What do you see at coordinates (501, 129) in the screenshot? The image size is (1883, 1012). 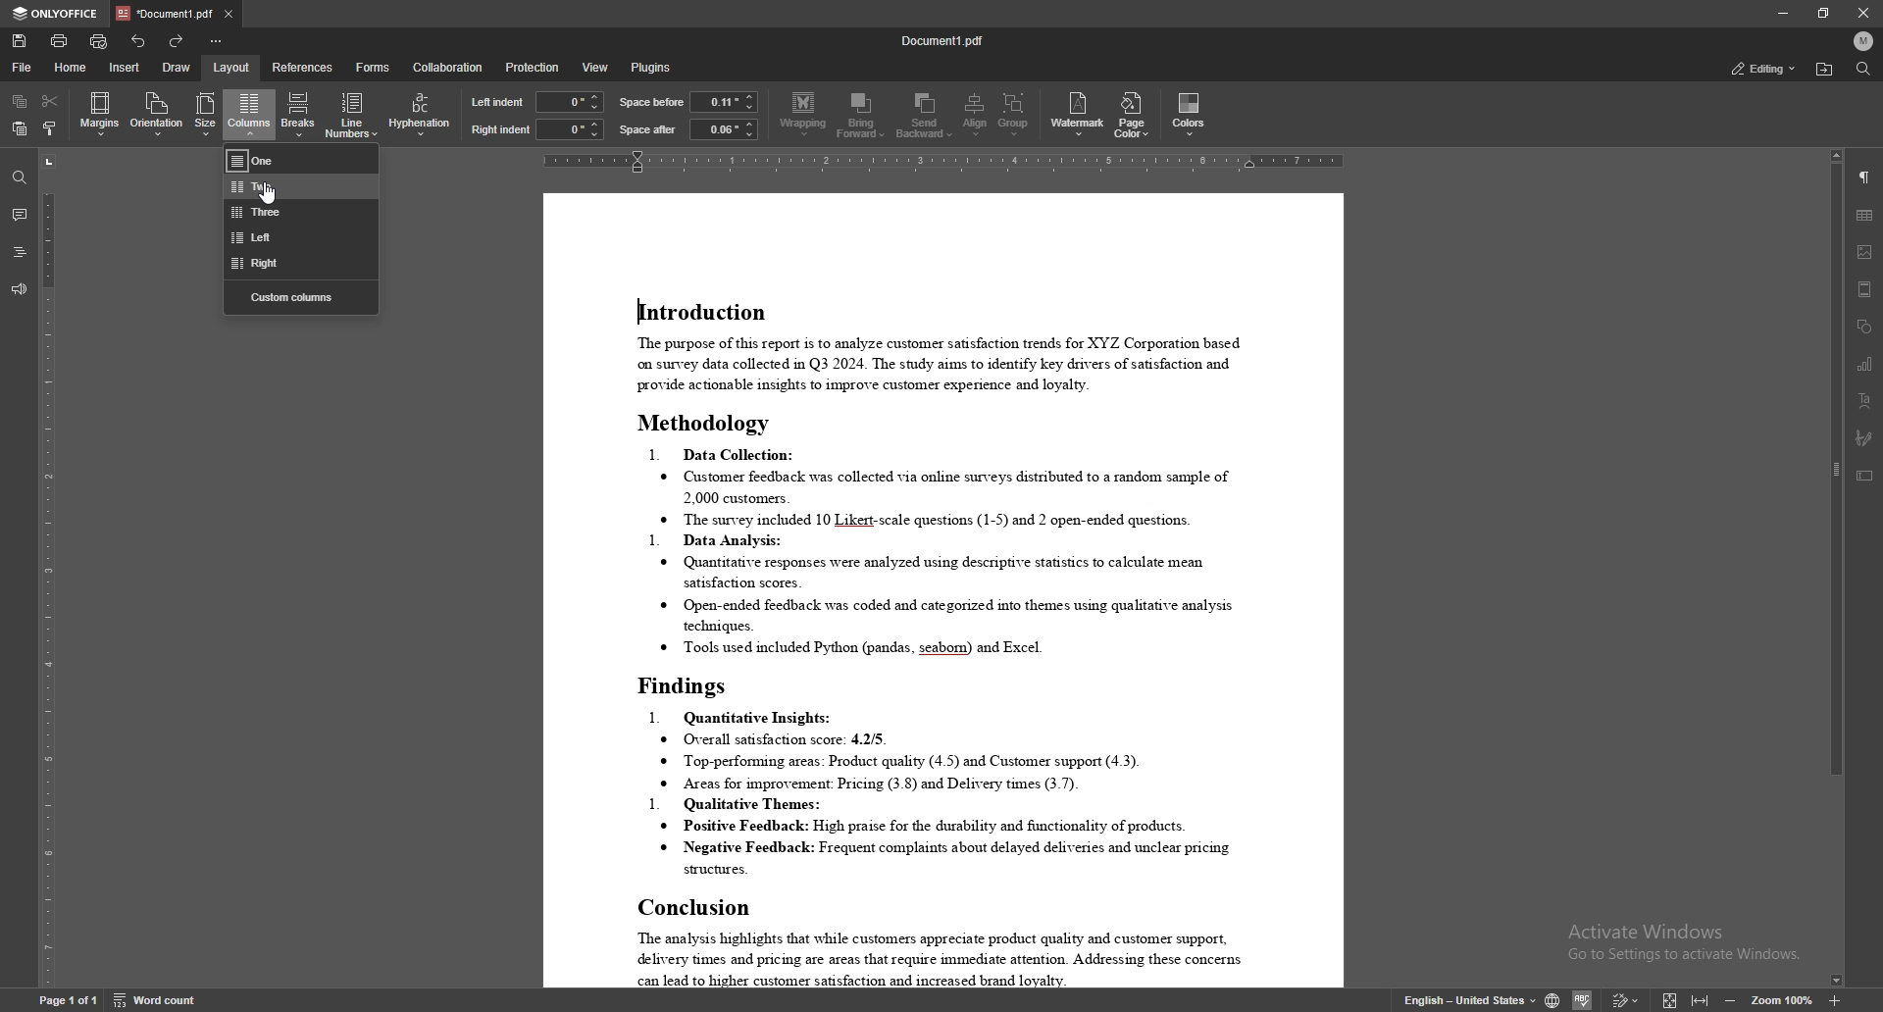 I see `right indent` at bounding box center [501, 129].